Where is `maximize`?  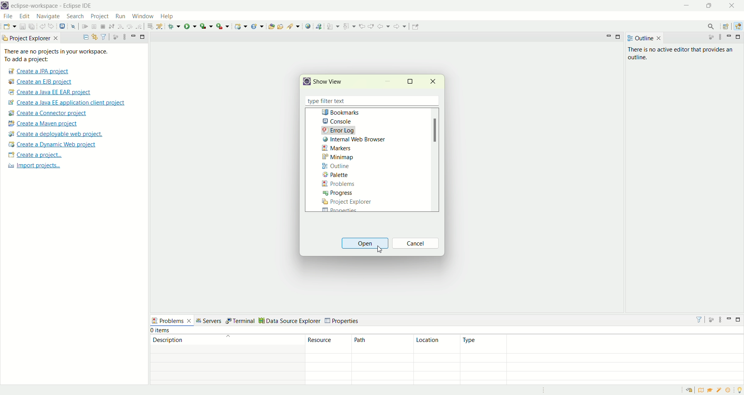
maximize is located at coordinates (710, 6).